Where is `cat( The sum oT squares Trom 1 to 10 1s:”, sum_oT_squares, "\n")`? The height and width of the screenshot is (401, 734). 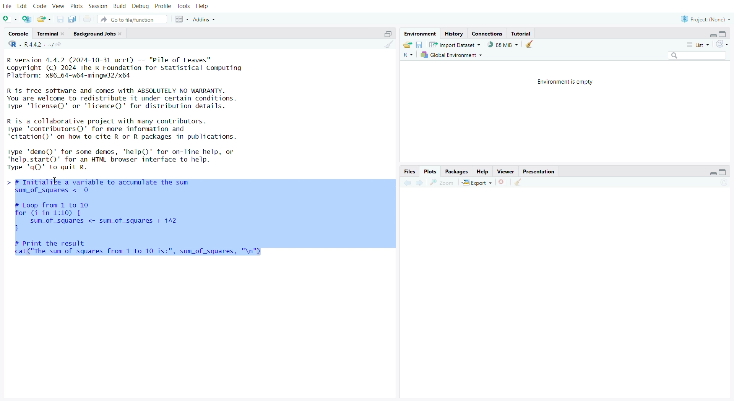
cat( The sum oT squares Trom 1 to 10 1s:”, sum_oT_squares, "\n") is located at coordinates (146, 252).